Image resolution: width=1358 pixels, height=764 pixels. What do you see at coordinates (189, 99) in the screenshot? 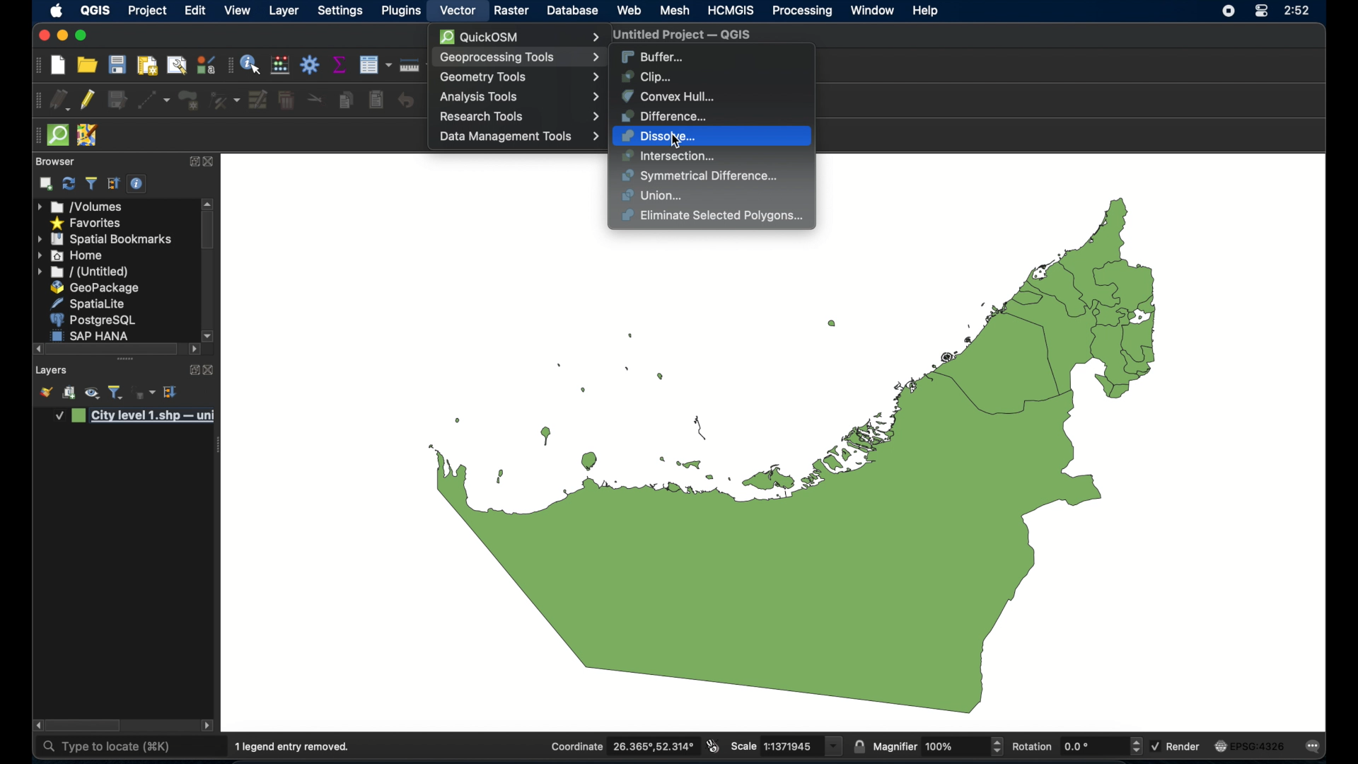
I see `add polygon feature` at bounding box center [189, 99].